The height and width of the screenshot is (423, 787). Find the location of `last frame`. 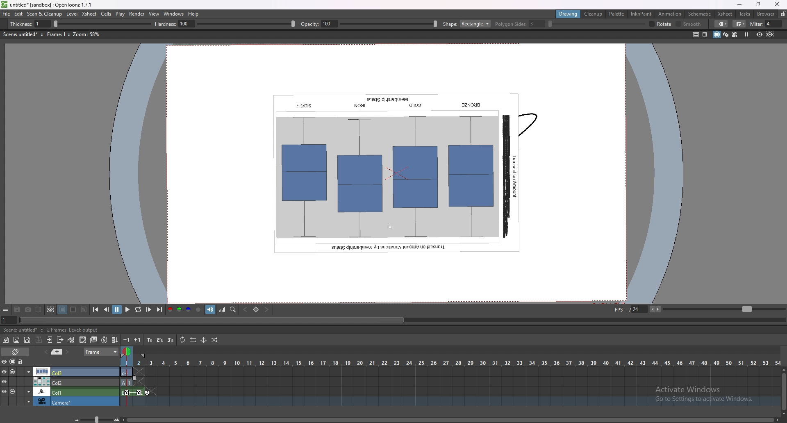

last frame is located at coordinates (159, 309).